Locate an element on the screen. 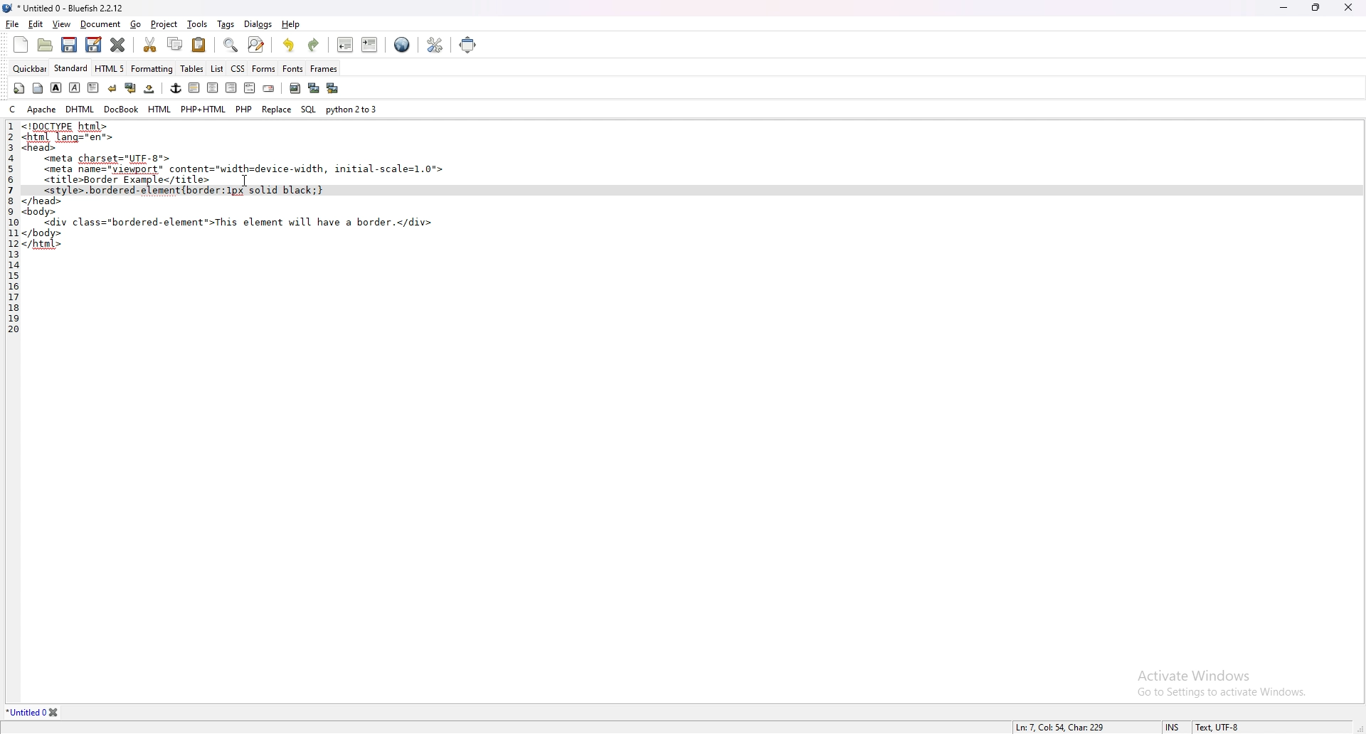 This screenshot has width=1366, height=734. Cursor is located at coordinates (244, 181).